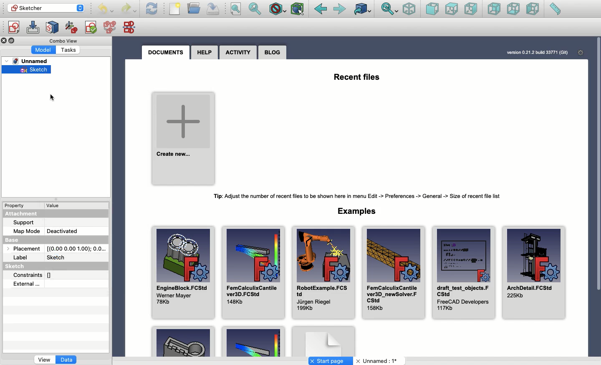  What do you see at coordinates (18, 267) in the screenshot?
I see `Sketch` at bounding box center [18, 267].